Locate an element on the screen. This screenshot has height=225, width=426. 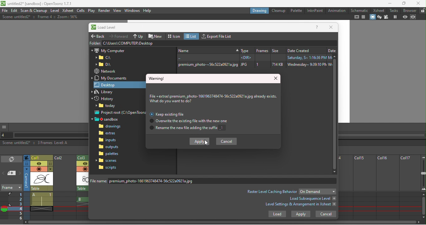
Rename the new file adding the suffix is located at coordinates (188, 129).